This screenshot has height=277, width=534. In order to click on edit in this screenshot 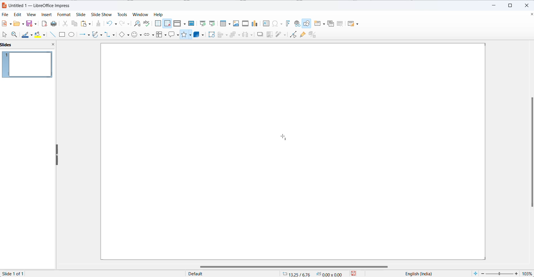, I will do `click(16, 15)`.